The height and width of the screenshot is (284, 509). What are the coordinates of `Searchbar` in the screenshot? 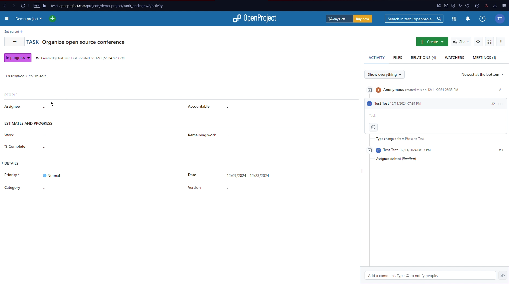 It's located at (414, 19).